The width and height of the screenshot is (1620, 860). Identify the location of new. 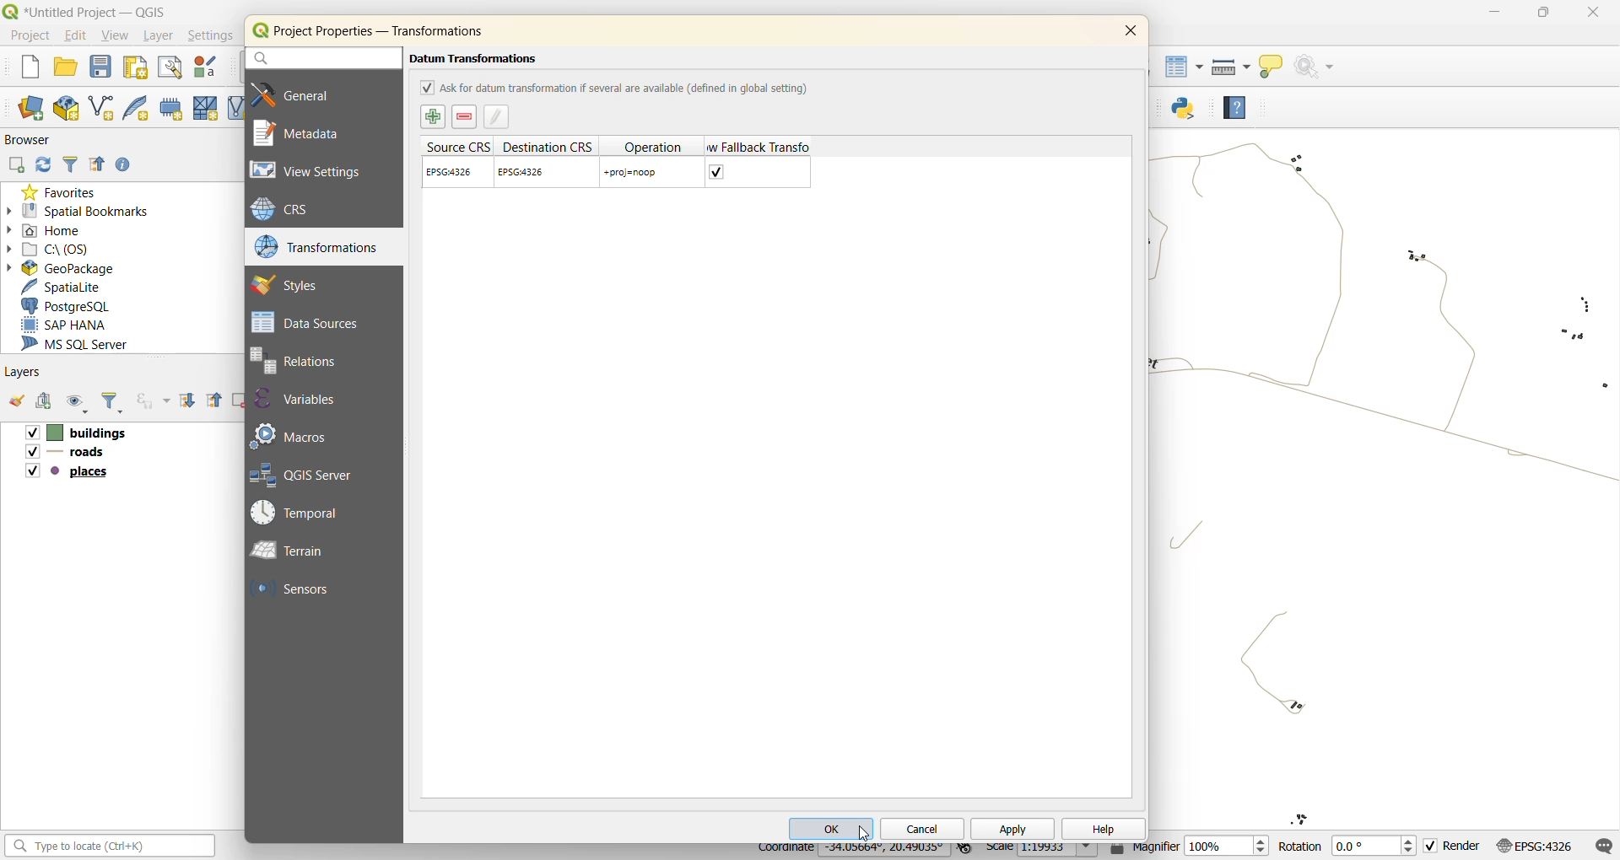
(27, 69).